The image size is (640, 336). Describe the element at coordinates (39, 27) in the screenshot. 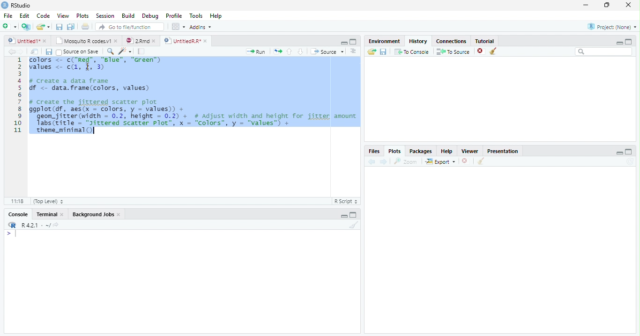

I see `Open an existing file` at that location.